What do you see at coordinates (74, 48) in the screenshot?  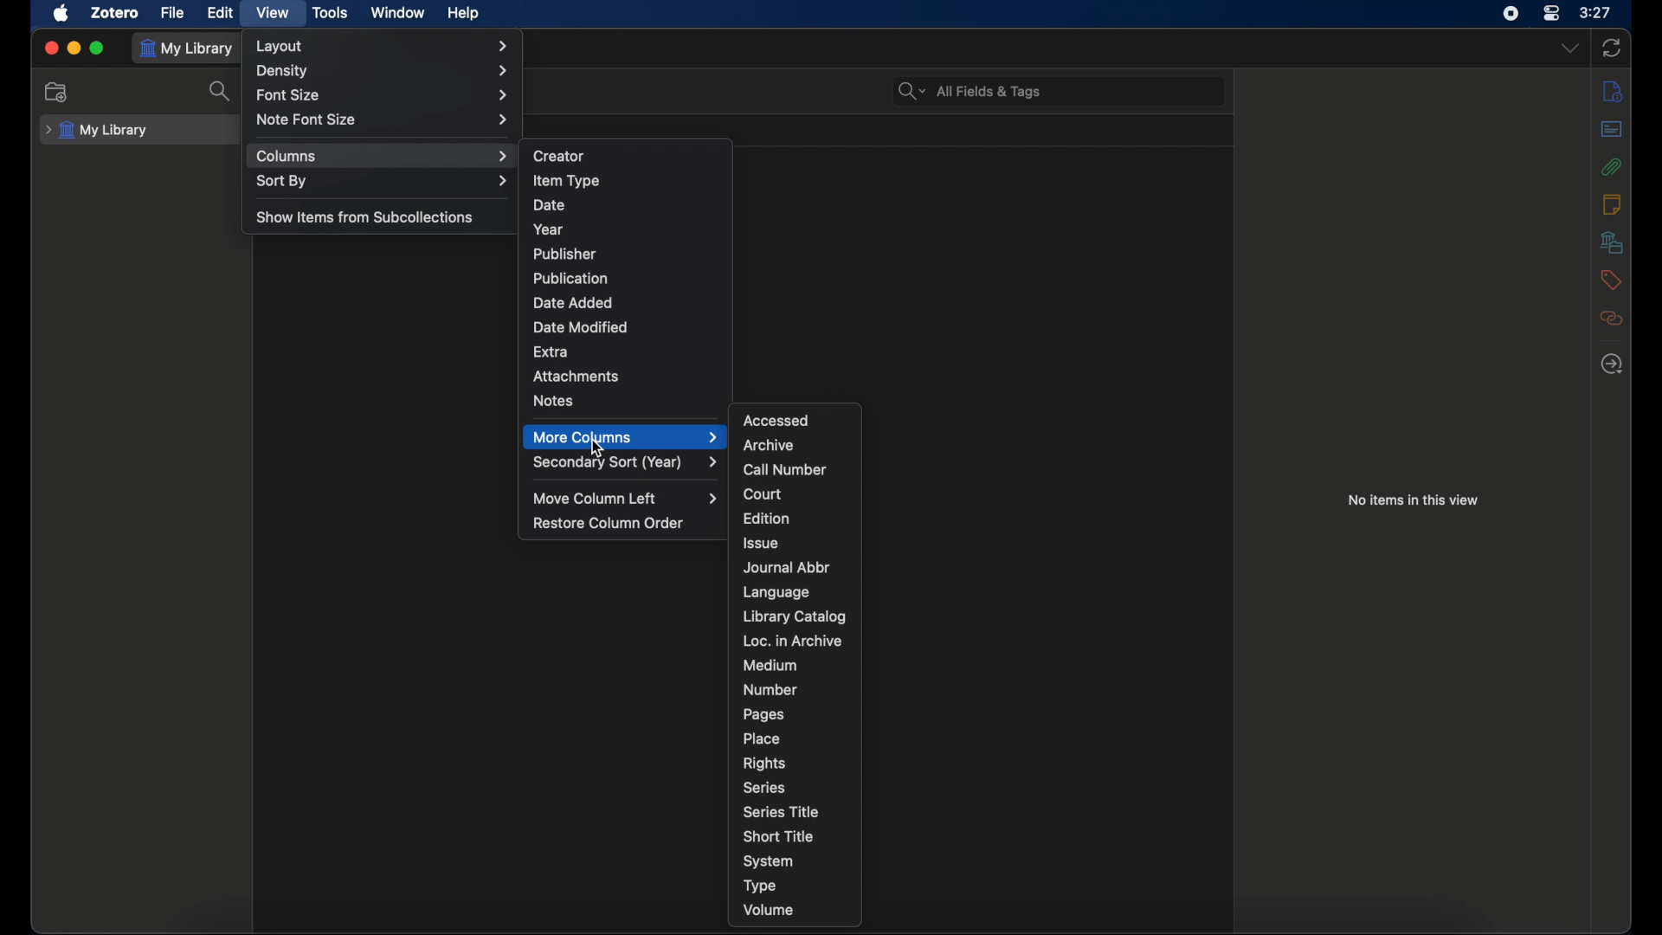 I see `minimize` at bounding box center [74, 48].